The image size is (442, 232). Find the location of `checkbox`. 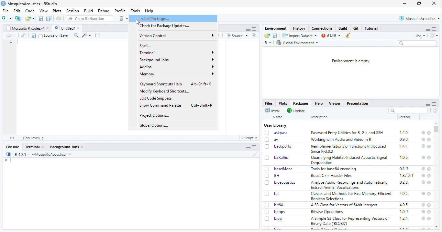

checkbox is located at coordinates (267, 133).